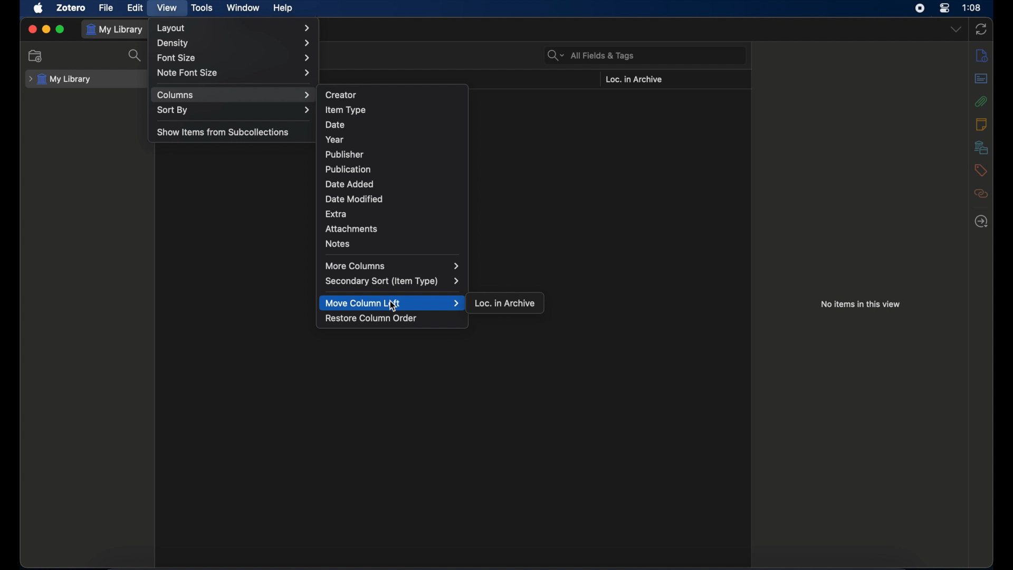 The height and width of the screenshot is (570, 1013). Describe the element at coordinates (107, 8) in the screenshot. I see `file` at that location.